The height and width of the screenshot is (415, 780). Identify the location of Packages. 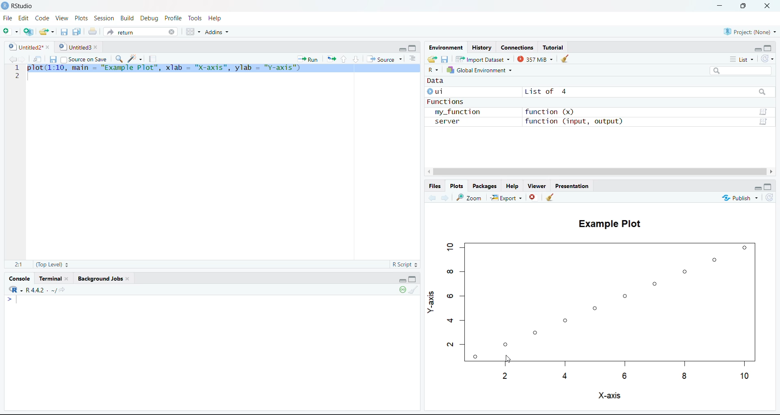
(486, 186).